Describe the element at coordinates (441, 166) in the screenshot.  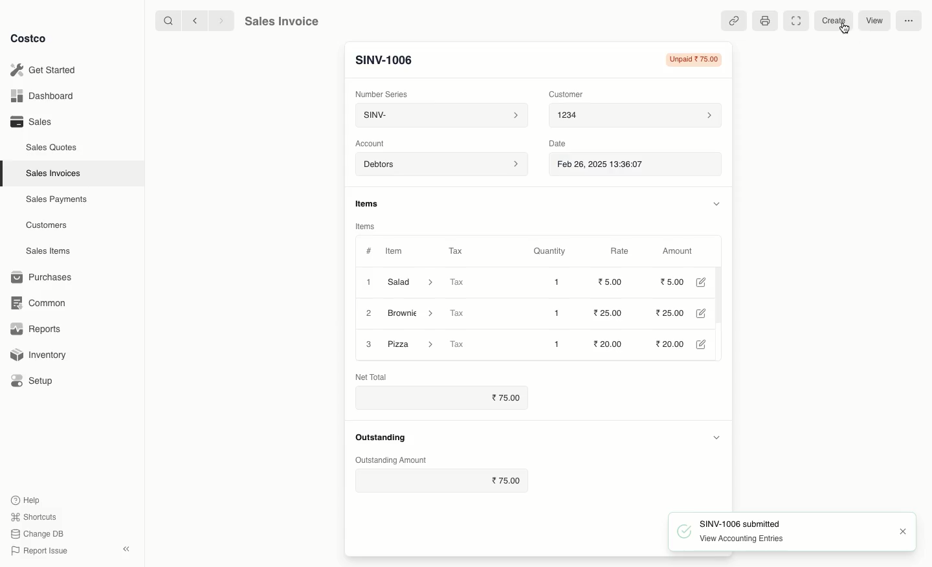
I see `Account` at that location.